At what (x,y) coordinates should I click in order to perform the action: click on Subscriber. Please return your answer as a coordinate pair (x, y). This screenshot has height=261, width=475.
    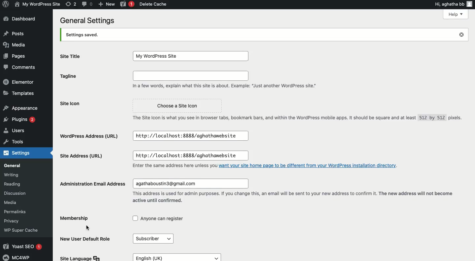
    Looking at the image, I should click on (152, 239).